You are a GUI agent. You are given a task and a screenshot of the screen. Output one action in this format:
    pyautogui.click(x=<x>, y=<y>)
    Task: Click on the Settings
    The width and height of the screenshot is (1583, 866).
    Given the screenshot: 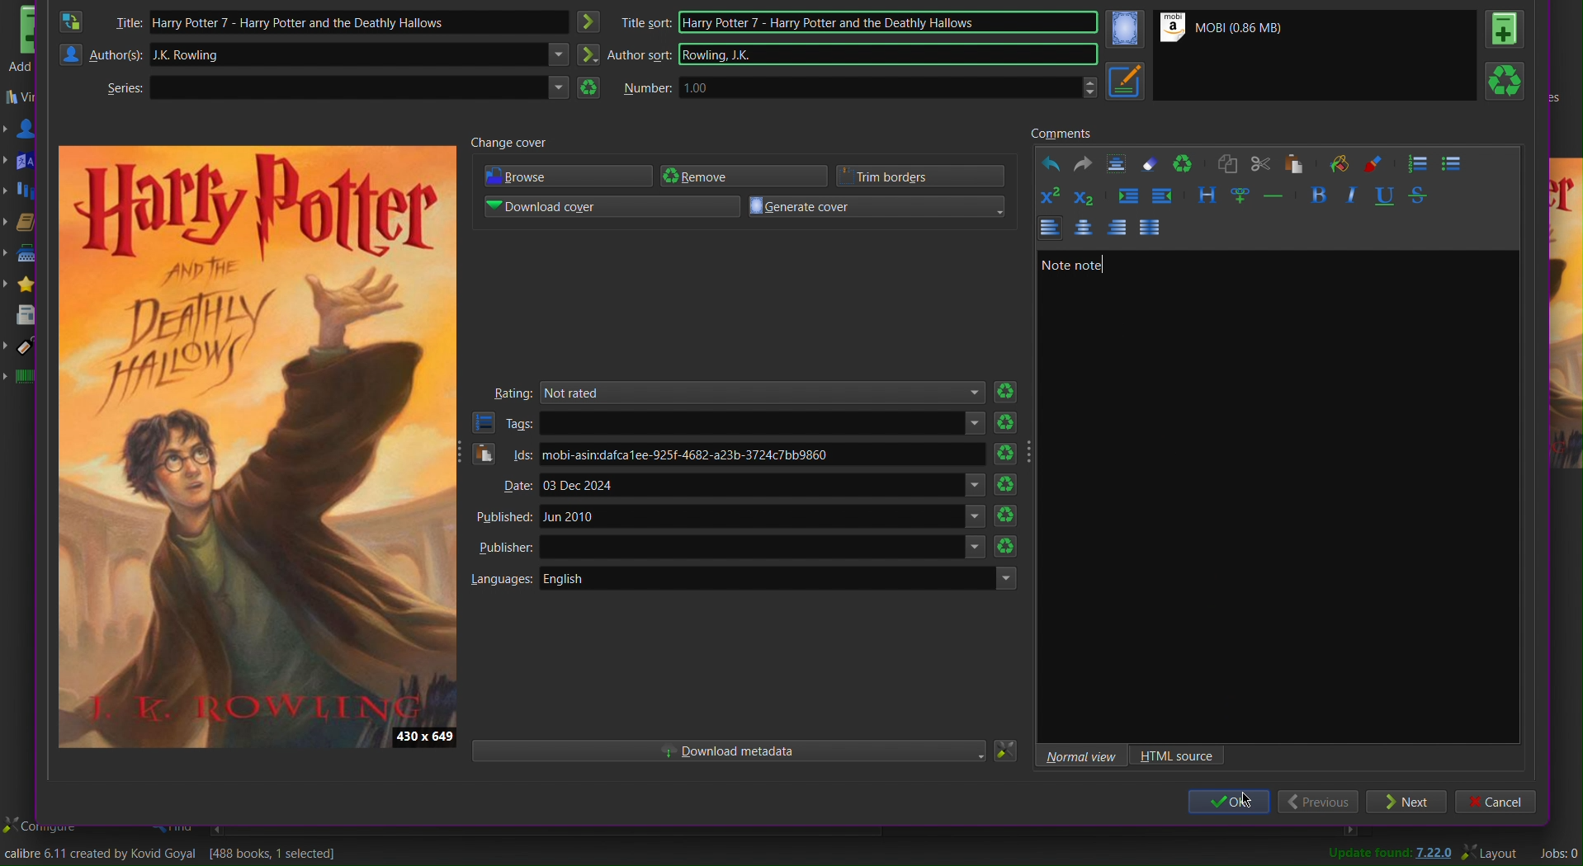 What is the action you would take?
    pyautogui.click(x=1004, y=751)
    